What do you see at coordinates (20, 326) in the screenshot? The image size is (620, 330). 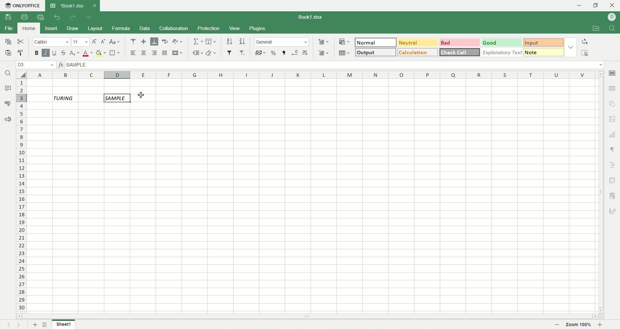 I see `next` at bounding box center [20, 326].